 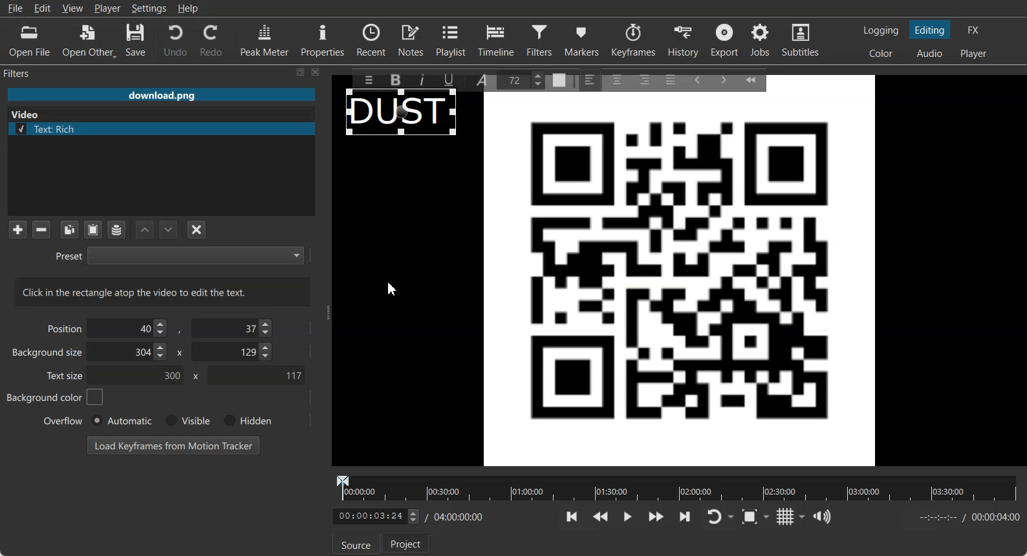 What do you see at coordinates (140, 376) in the screenshot?
I see `Text size X- Co-ordinate` at bounding box center [140, 376].